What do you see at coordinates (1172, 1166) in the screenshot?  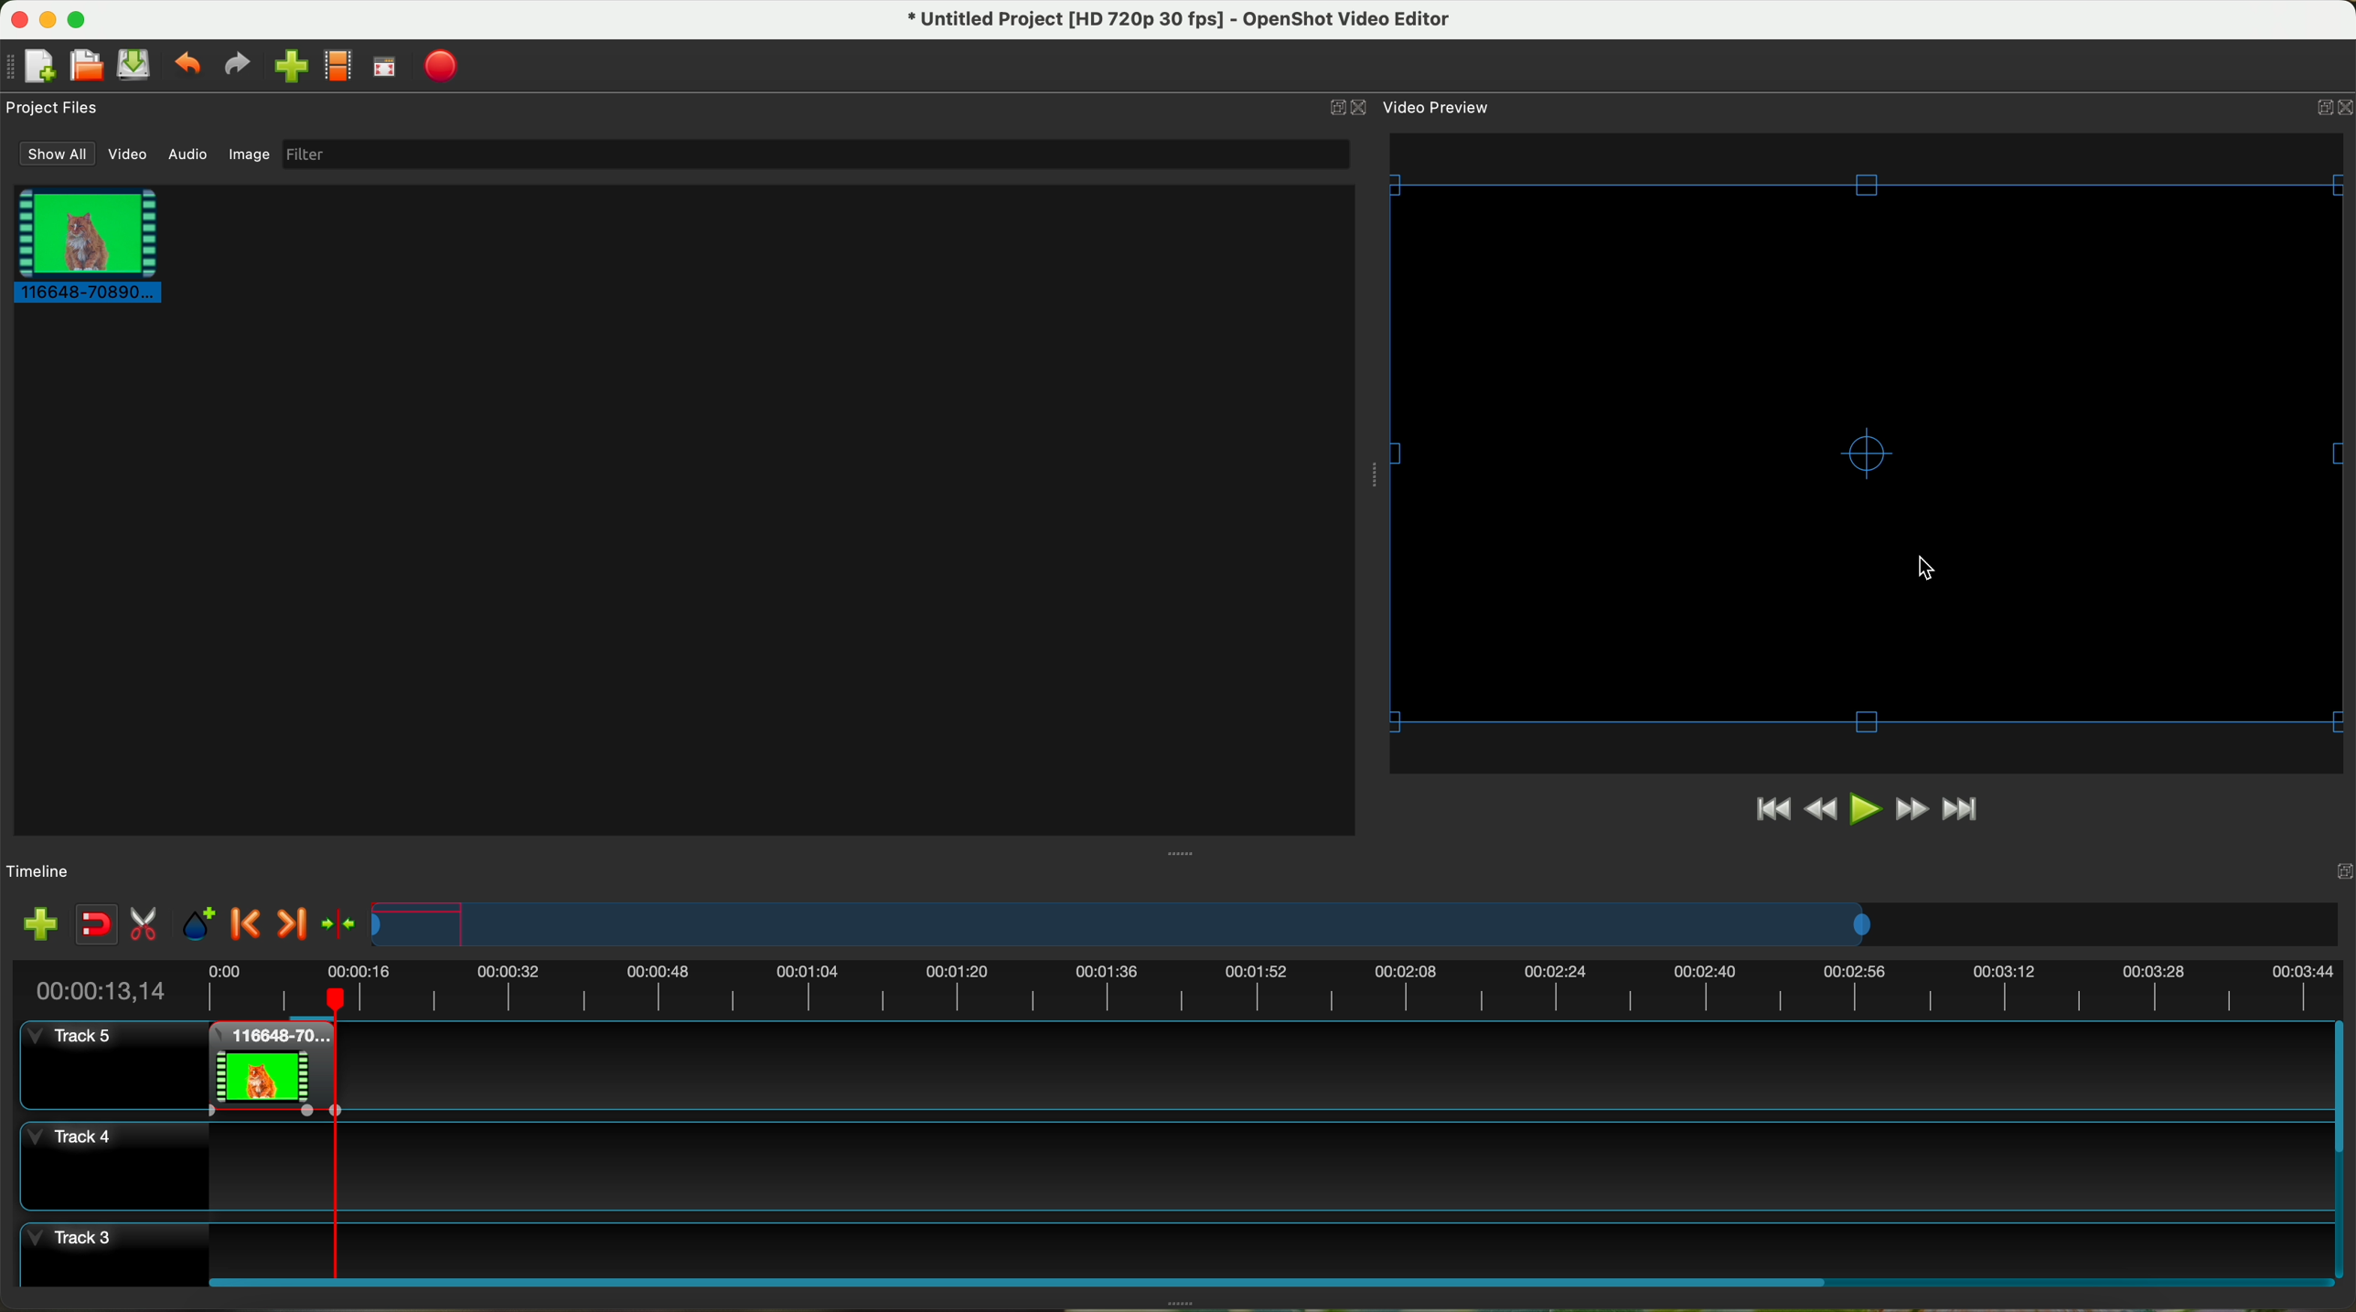 I see `track 4` at bounding box center [1172, 1166].